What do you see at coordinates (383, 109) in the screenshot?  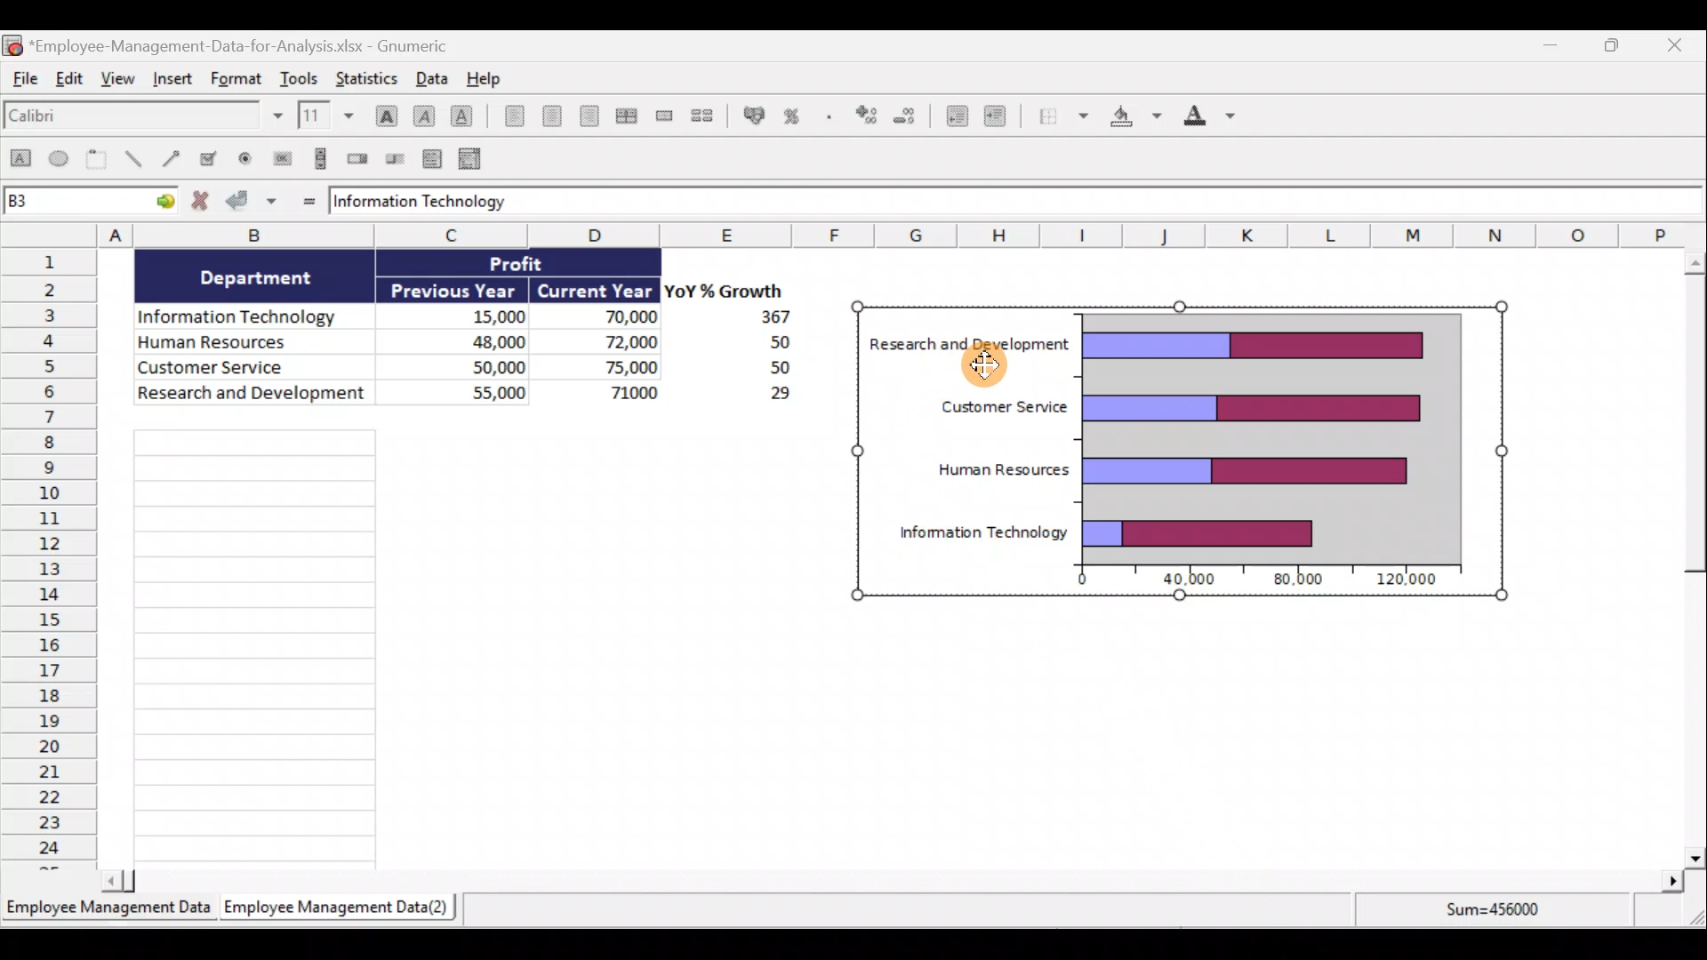 I see `Bold` at bounding box center [383, 109].